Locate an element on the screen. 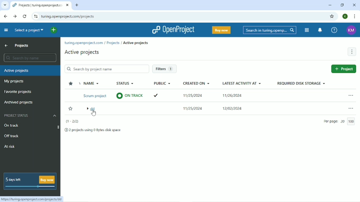 The image size is (360, 202). Add to favorites is located at coordinates (71, 109).